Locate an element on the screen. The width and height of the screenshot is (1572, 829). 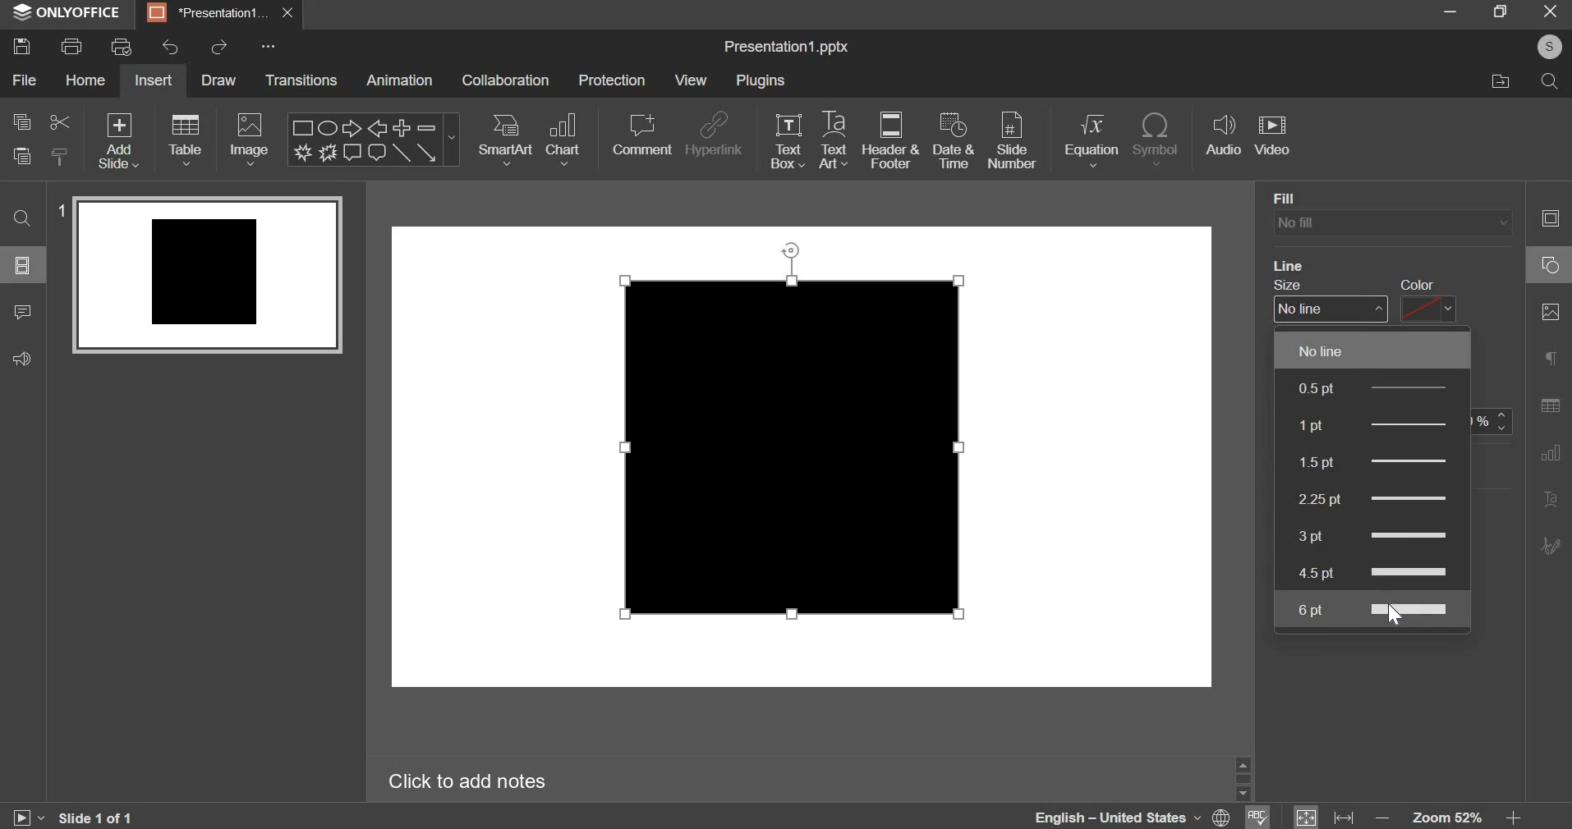
Chat is located at coordinates (377, 153).